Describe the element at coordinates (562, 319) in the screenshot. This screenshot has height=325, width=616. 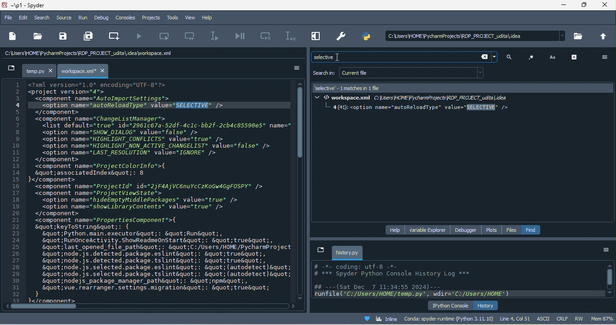
I see `crlf` at that location.